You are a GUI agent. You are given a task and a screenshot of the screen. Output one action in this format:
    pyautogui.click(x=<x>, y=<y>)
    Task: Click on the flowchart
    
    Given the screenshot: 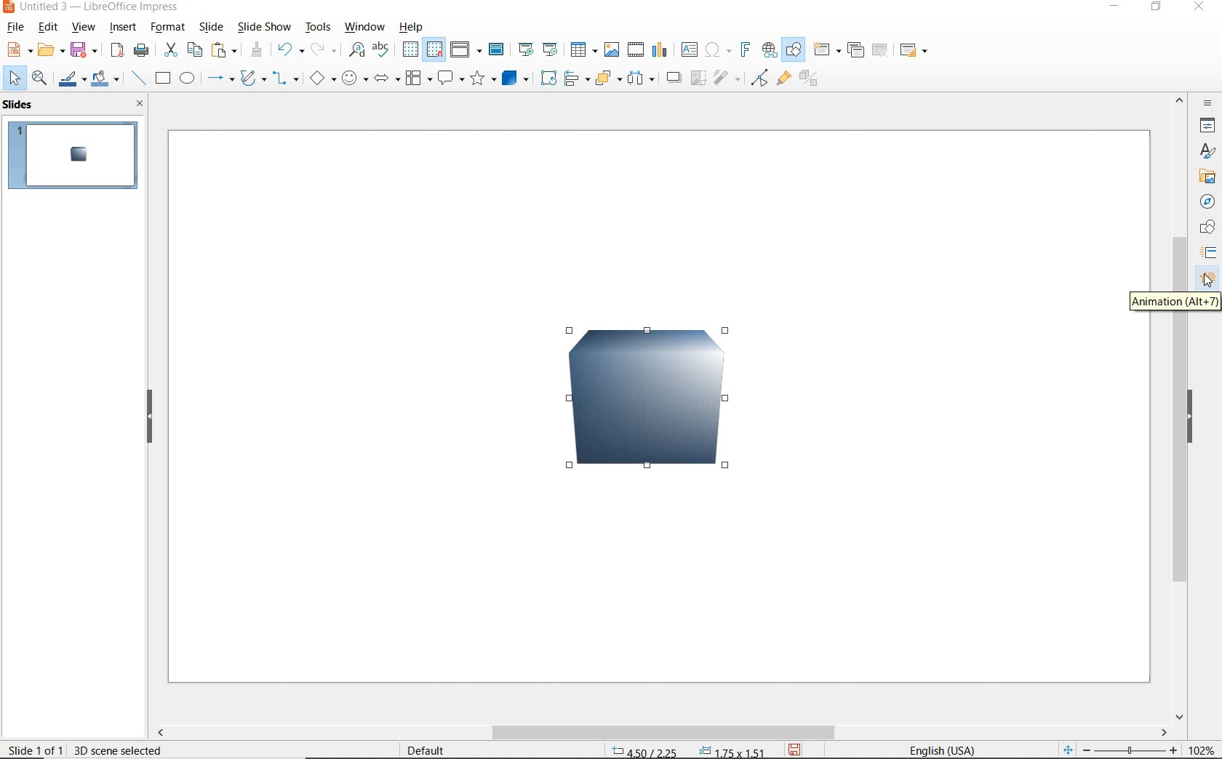 What is the action you would take?
    pyautogui.click(x=418, y=79)
    